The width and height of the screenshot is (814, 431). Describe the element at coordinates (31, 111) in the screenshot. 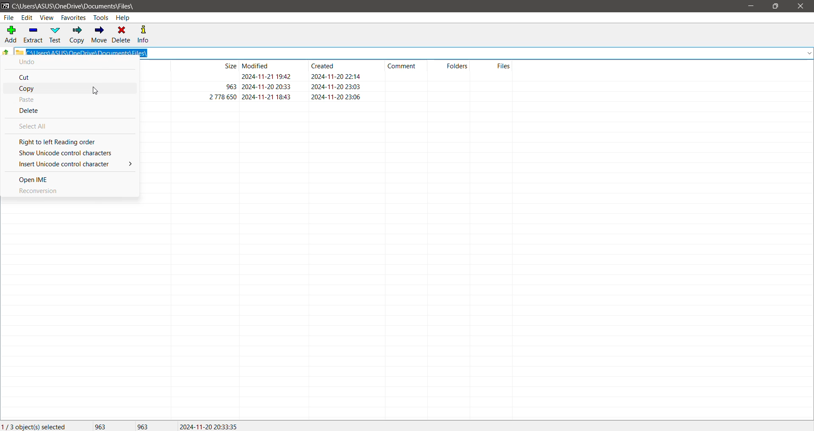

I see `Delete` at that location.